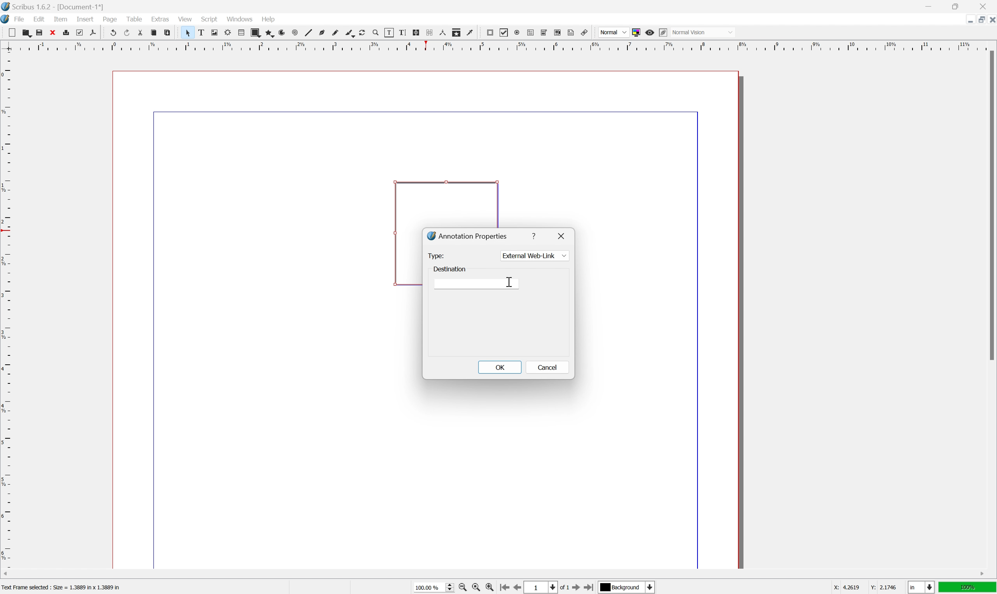  What do you see at coordinates (628, 588) in the screenshot?
I see `select current layer` at bounding box center [628, 588].